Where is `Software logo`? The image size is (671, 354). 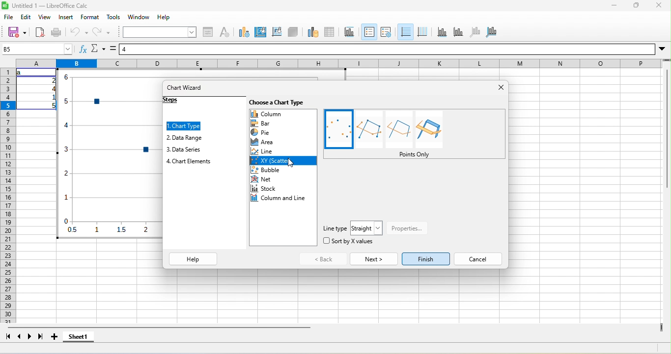 Software logo is located at coordinates (5, 5).